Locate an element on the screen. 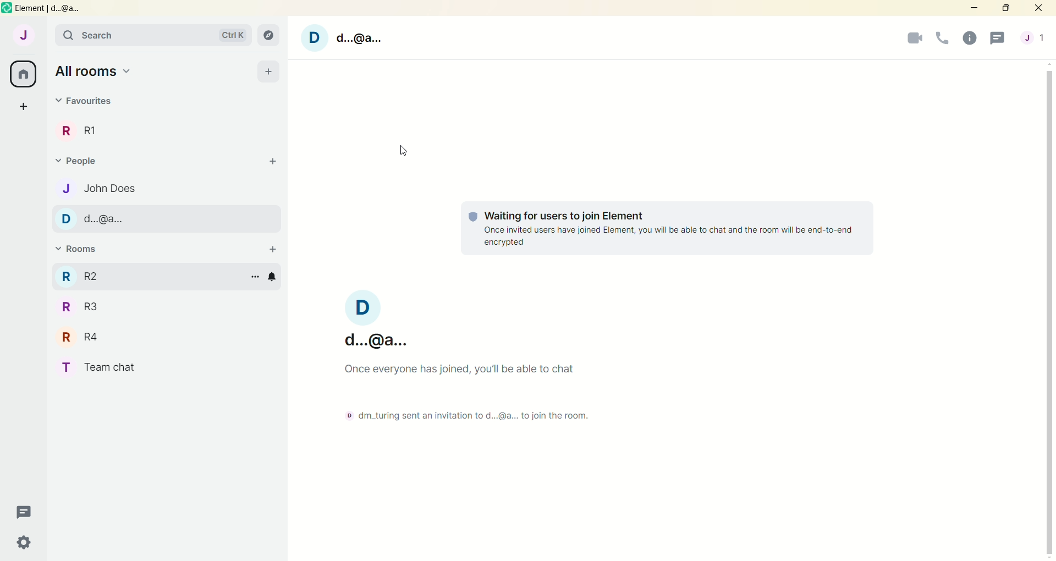  Rooms is located at coordinates (84, 249).